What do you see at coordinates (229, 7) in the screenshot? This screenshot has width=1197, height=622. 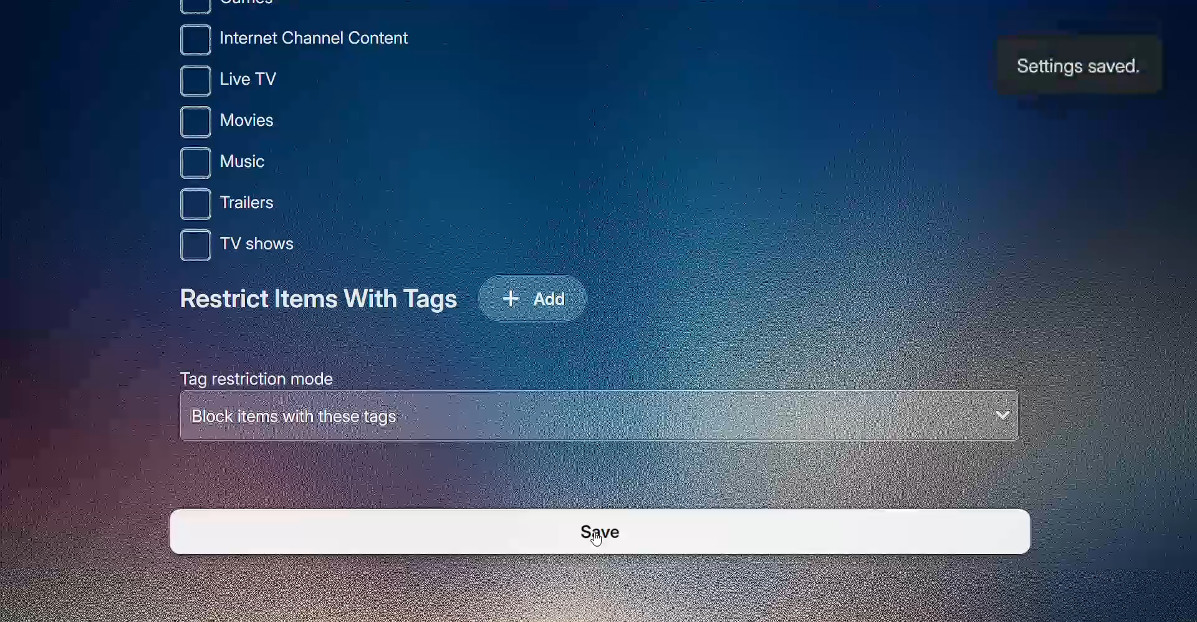 I see `Games` at bounding box center [229, 7].